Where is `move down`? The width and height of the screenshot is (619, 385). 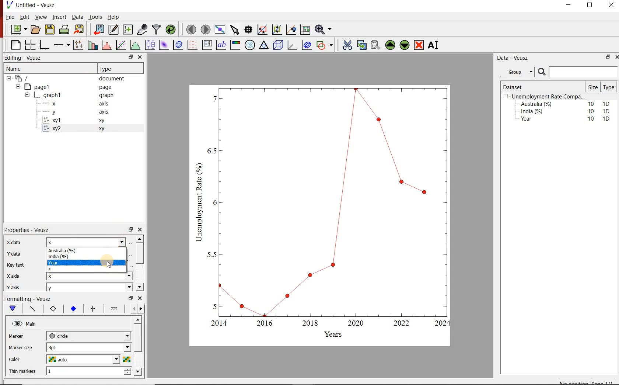
move down is located at coordinates (139, 287).